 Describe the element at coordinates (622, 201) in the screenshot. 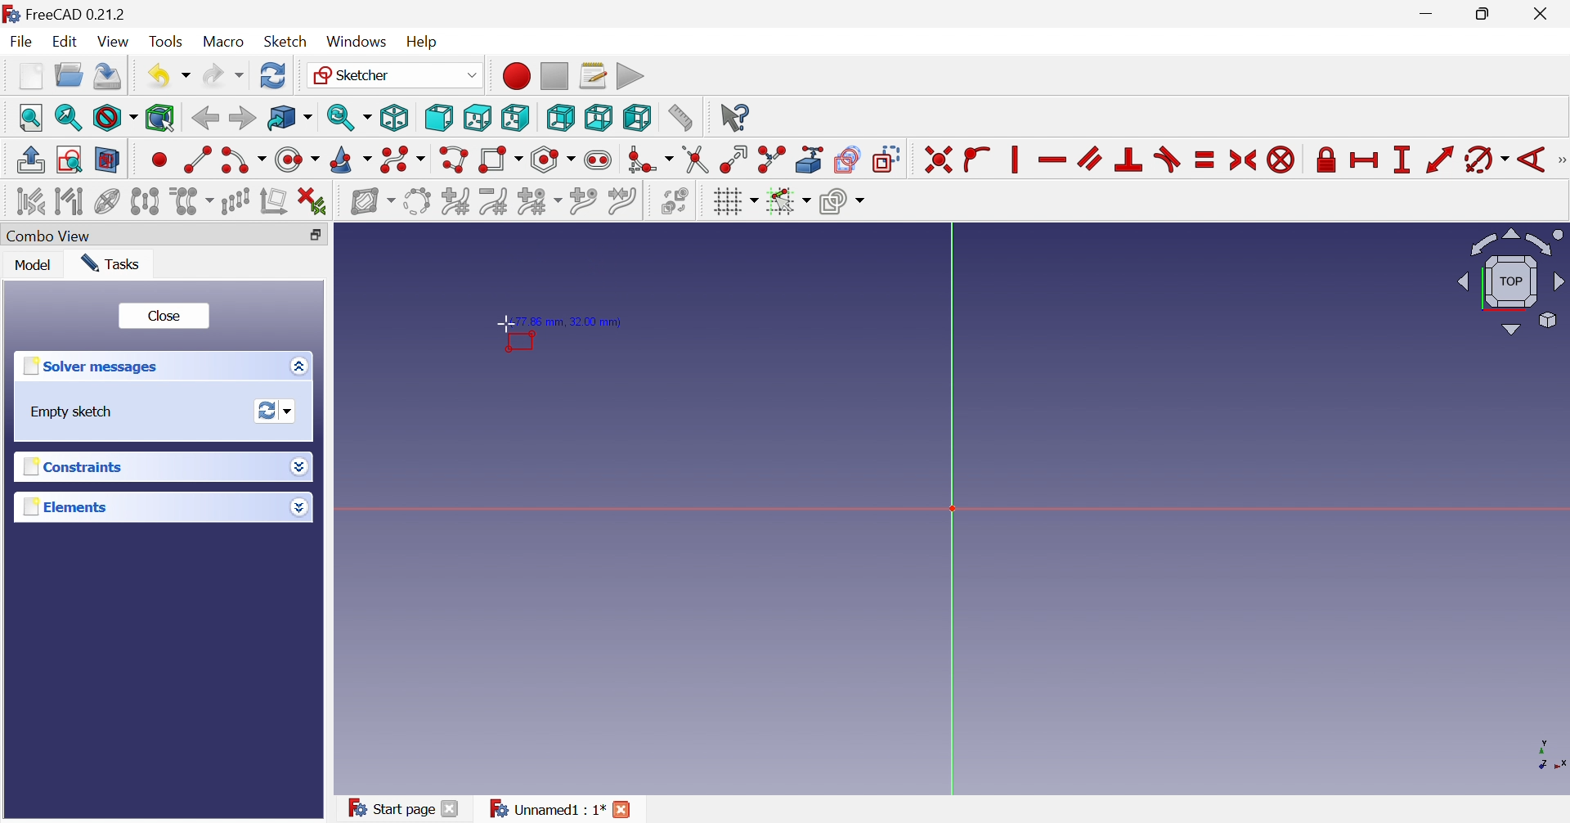

I see `Join curves` at that location.